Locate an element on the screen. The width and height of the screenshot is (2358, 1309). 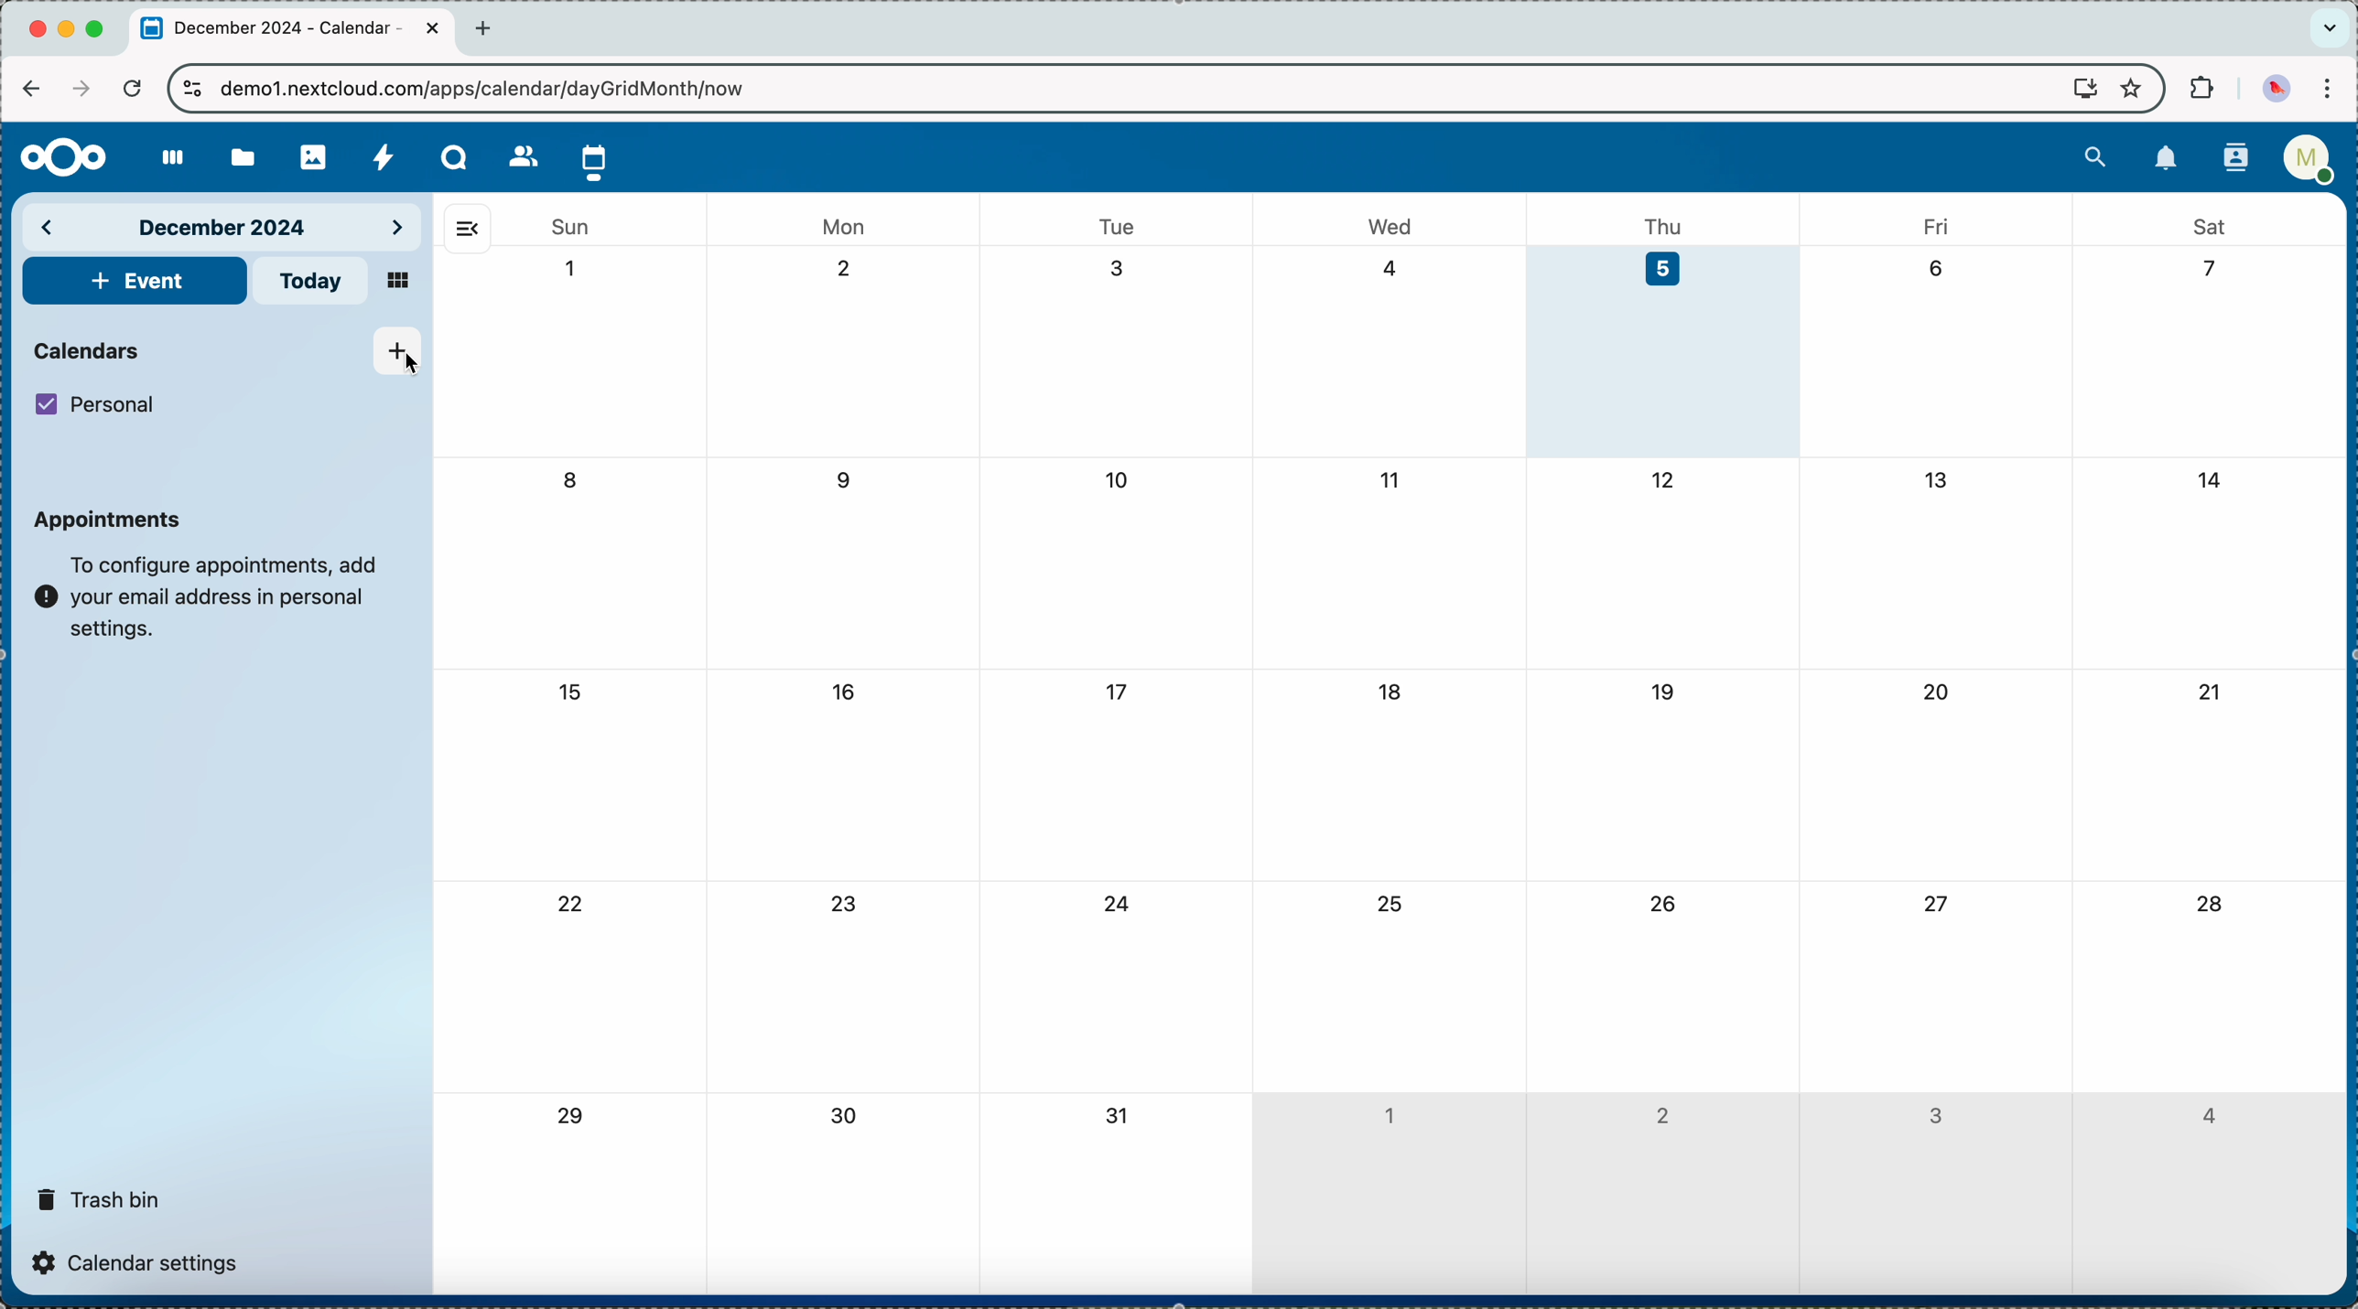
11 is located at coordinates (1387, 478).